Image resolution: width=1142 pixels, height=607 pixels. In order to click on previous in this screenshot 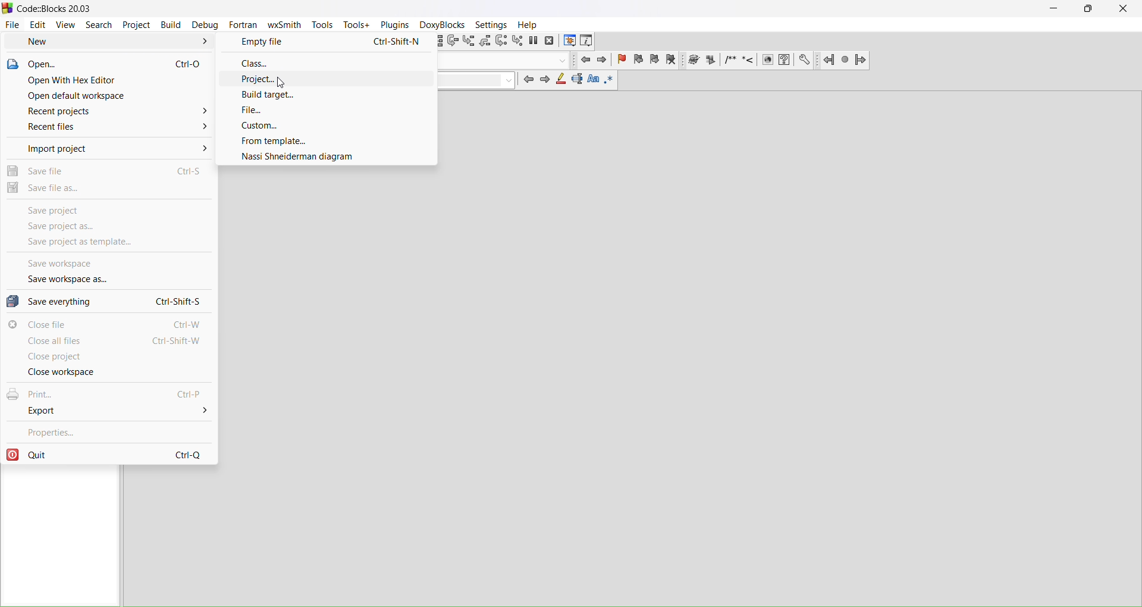, I will do `click(529, 82)`.